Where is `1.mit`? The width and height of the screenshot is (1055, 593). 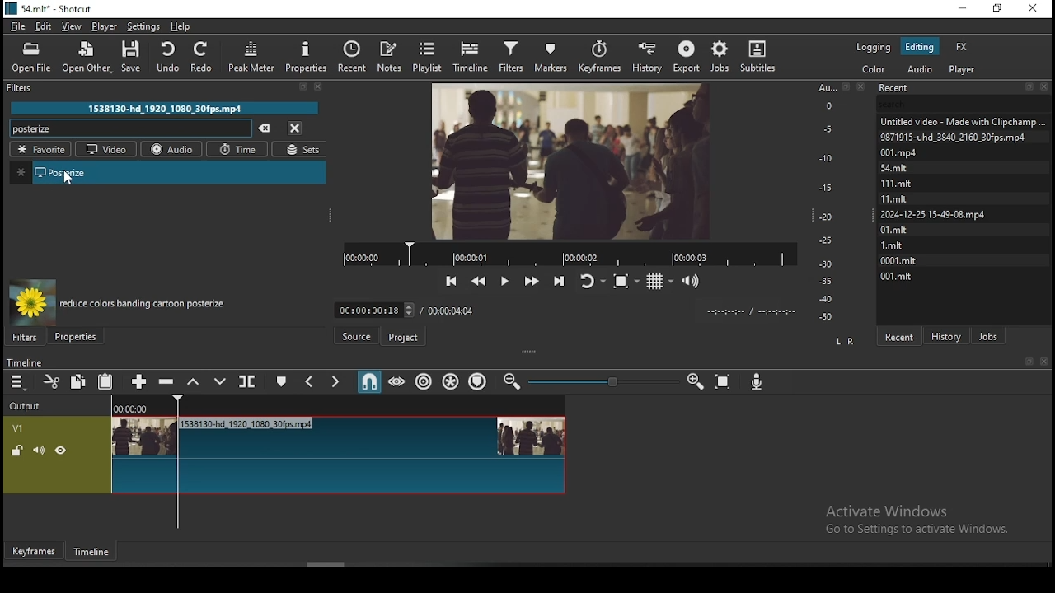
1.mit is located at coordinates (891, 244).